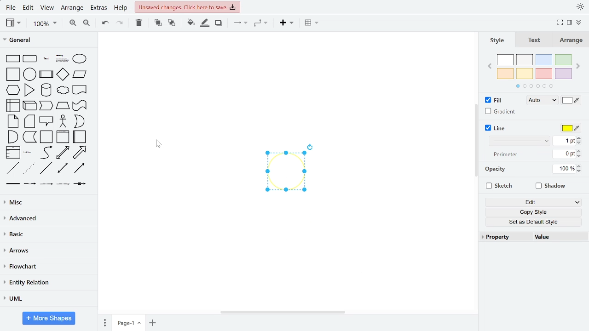 The width and height of the screenshot is (589, 331). I want to click on line color, so click(570, 129).